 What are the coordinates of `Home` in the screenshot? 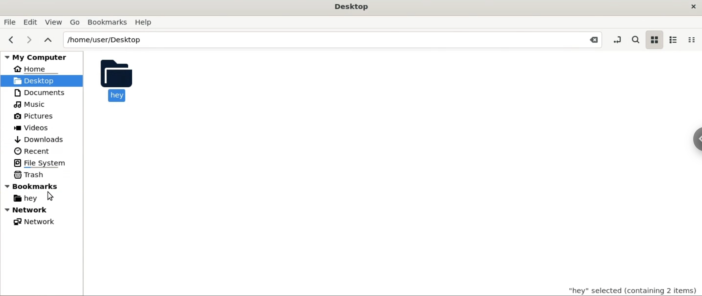 It's located at (34, 70).